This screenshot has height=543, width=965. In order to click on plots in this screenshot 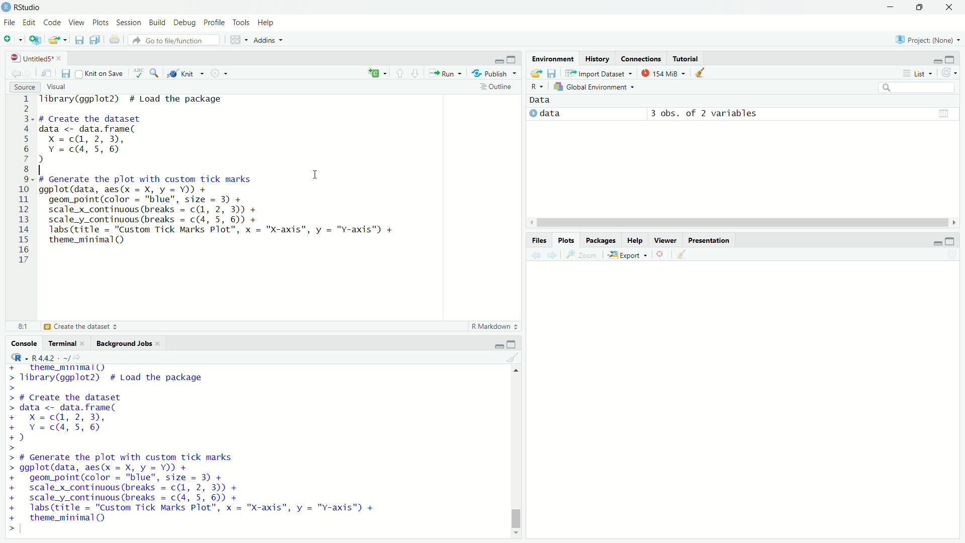, I will do `click(566, 240)`.